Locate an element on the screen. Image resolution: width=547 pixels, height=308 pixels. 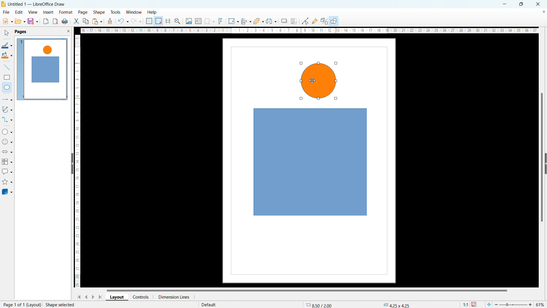
vertical scrollbar is located at coordinates (542, 158).